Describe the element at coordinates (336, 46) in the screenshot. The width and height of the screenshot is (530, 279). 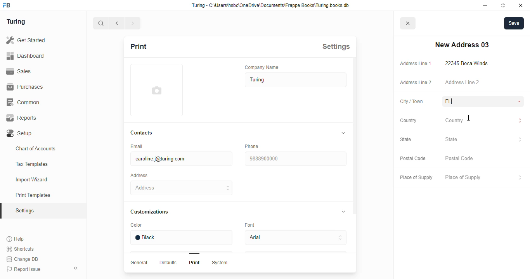
I see `settings` at that location.